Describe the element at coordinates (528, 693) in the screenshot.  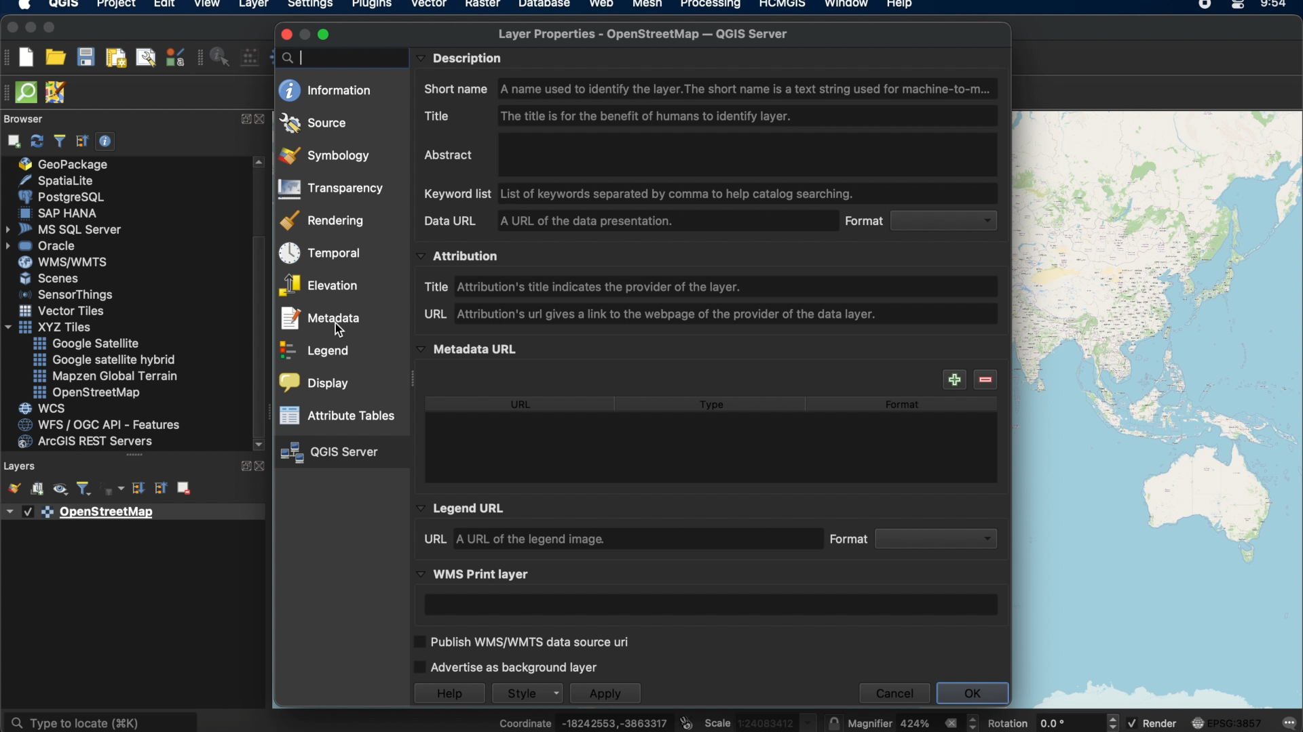
I see `style` at that location.